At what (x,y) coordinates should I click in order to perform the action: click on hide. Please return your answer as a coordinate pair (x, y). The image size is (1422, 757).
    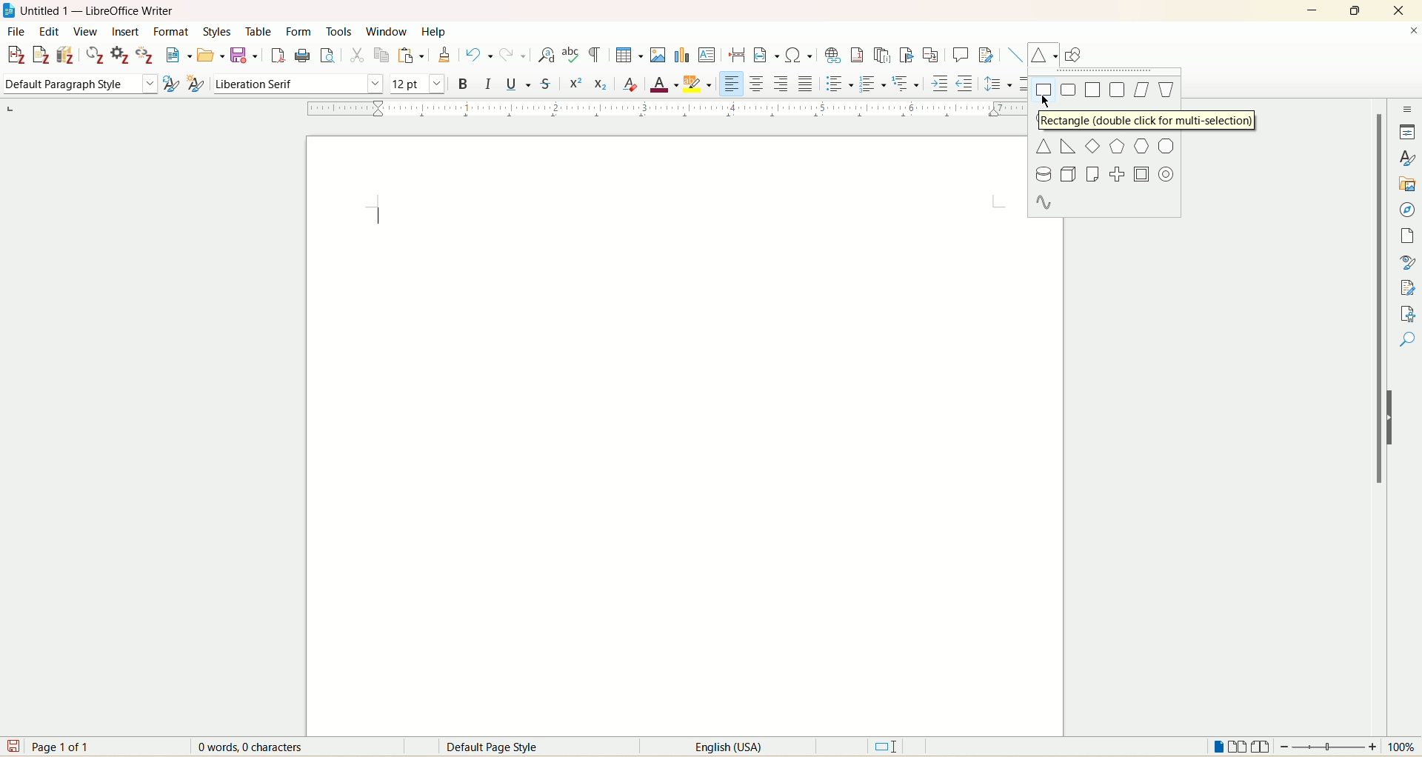
    Looking at the image, I should click on (1396, 417).